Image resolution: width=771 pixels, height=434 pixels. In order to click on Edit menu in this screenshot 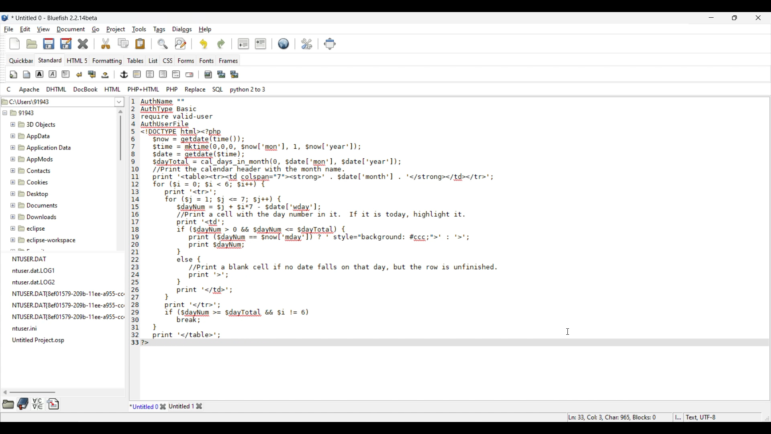, I will do `click(25, 29)`.